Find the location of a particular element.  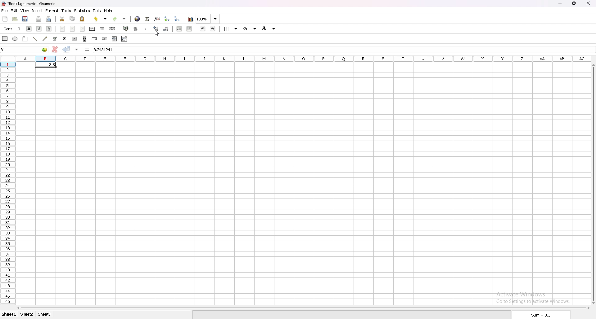

font is located at coordinates (12, 28).